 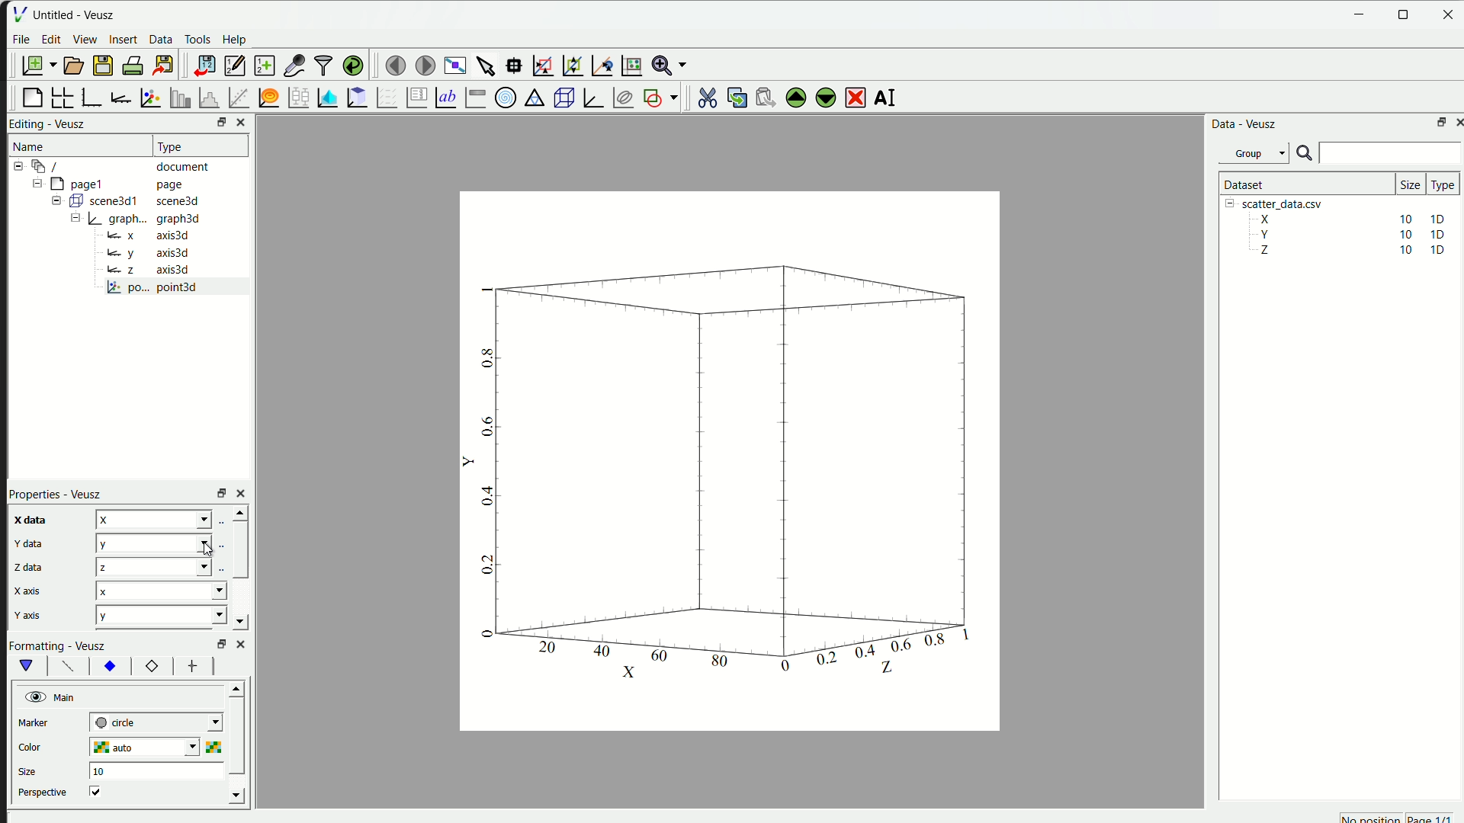 I want to click on rename the selected widget, so click(x=884, y=97).